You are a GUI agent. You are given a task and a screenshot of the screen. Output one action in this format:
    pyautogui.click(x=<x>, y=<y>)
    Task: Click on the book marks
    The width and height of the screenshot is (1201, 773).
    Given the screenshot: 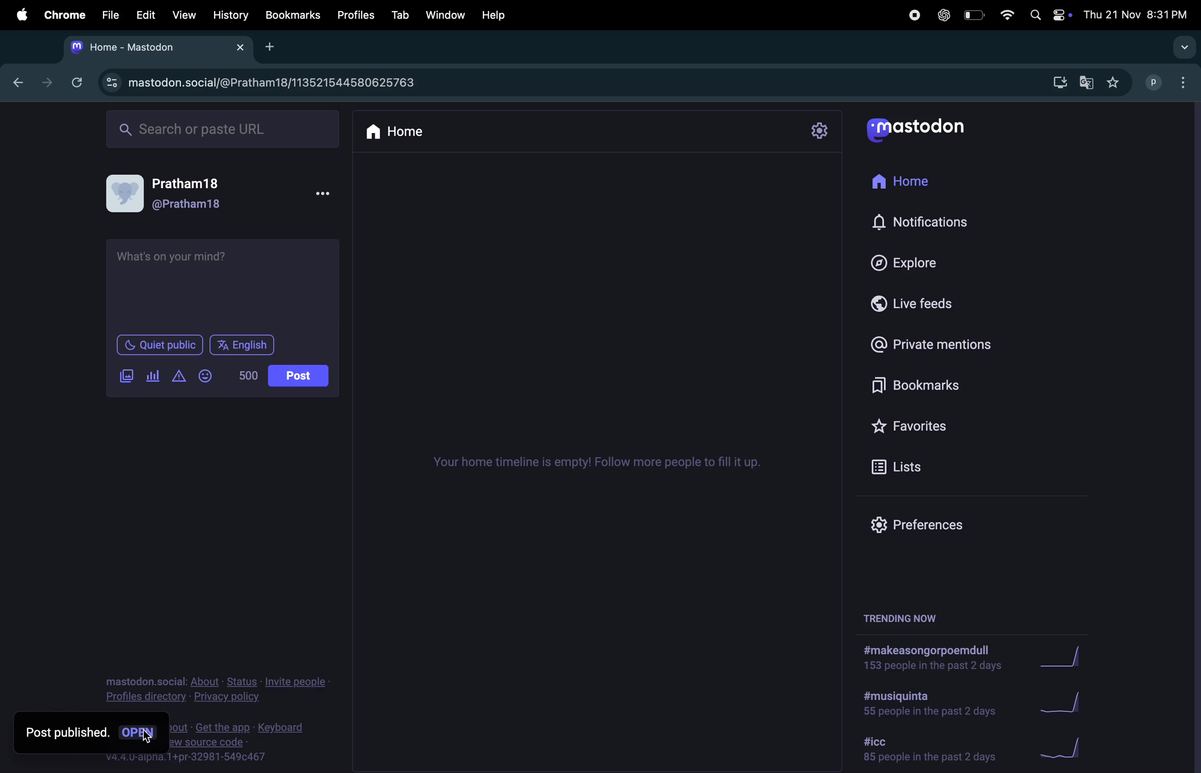 What is the action you would take?
    pyautogui.click(x=291, y=14)
    